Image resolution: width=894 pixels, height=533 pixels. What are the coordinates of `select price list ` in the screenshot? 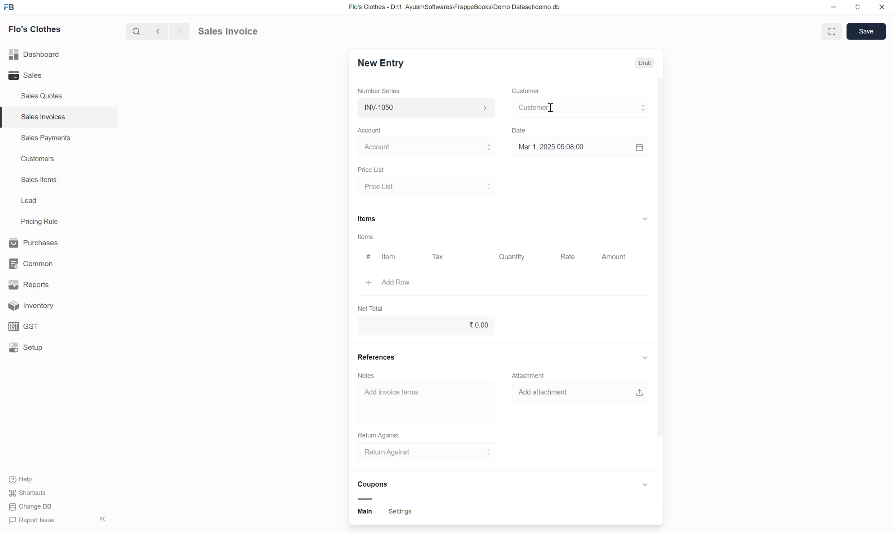 It's located at (426, 186).